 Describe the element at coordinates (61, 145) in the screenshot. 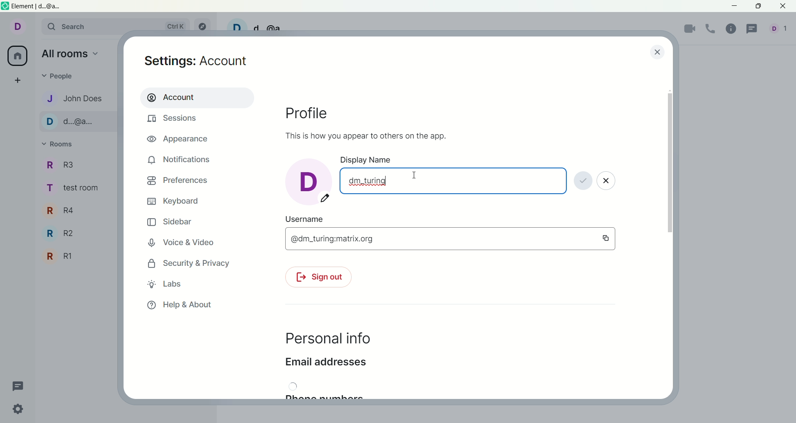

I see `rooms` at that location.